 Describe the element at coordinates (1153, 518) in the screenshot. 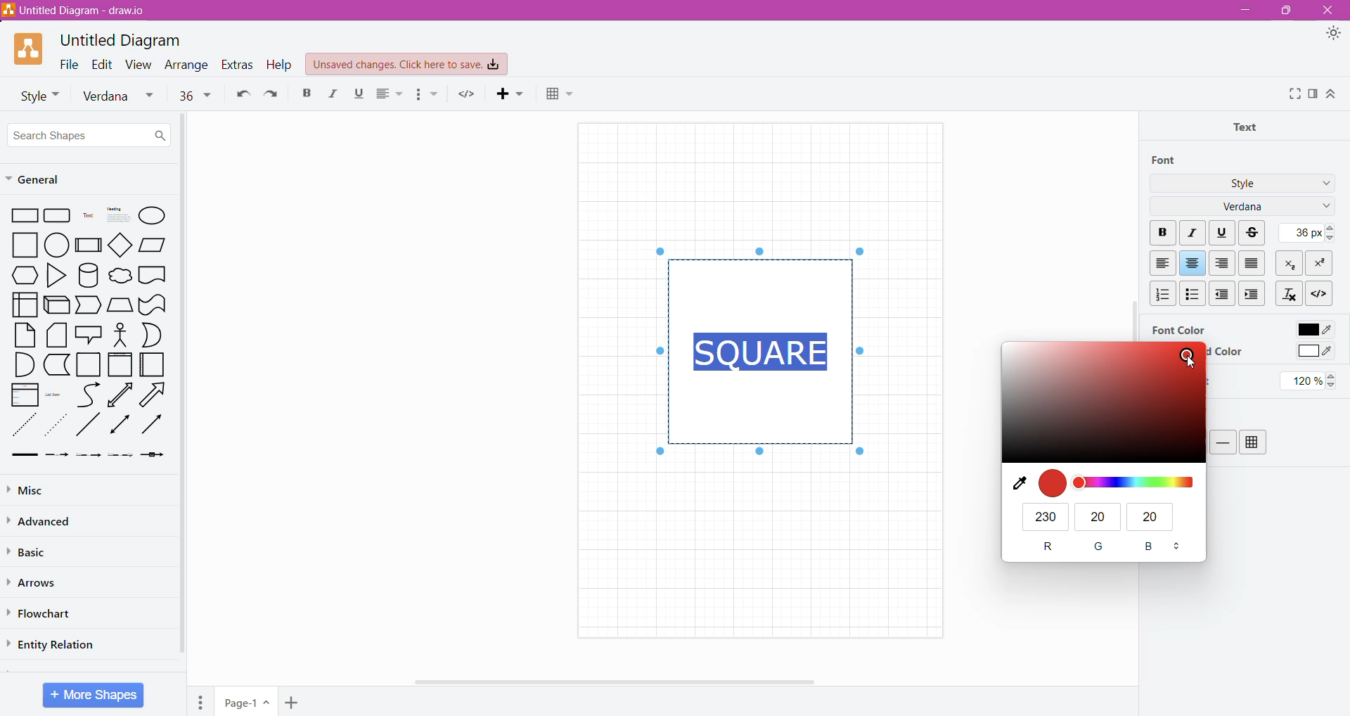

I see `20` at that location.